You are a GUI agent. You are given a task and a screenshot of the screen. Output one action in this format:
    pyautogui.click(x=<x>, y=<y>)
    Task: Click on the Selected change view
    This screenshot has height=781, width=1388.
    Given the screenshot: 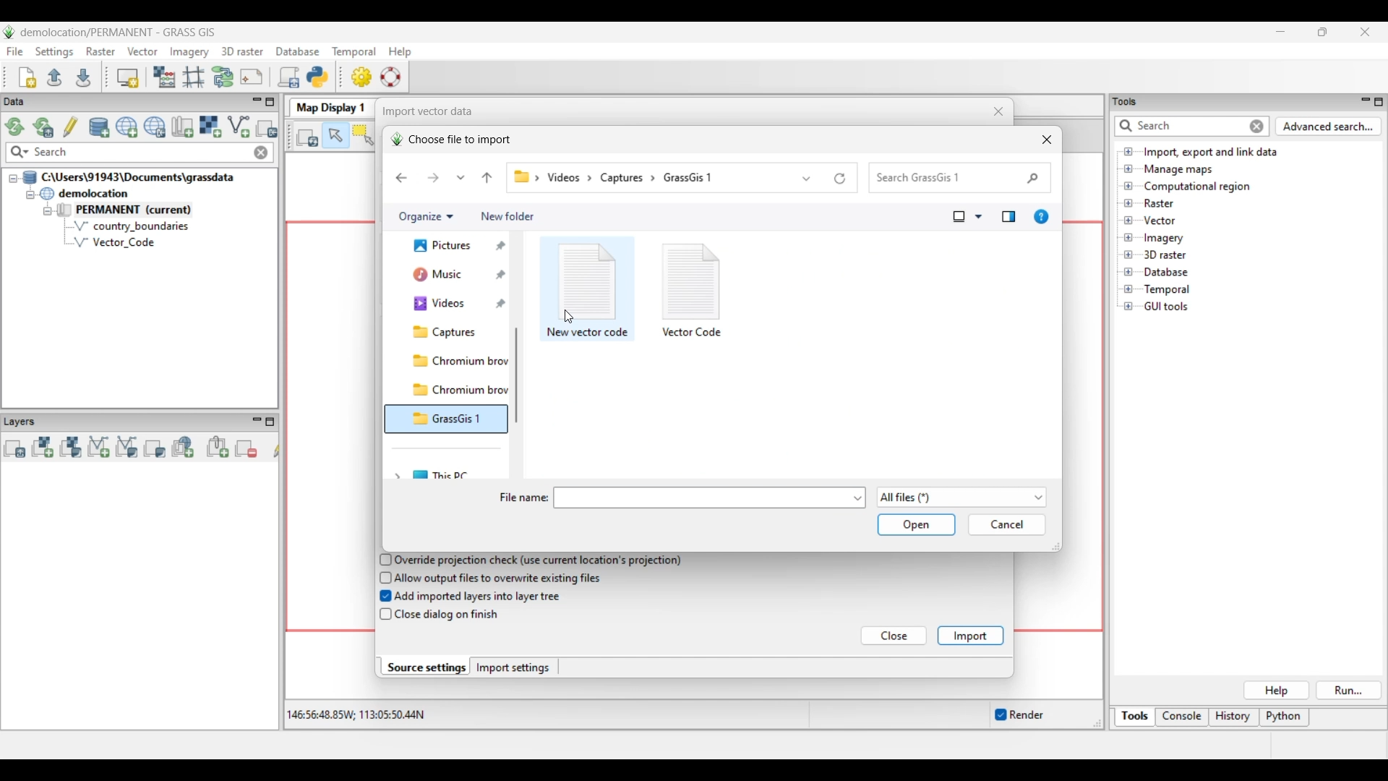 What is the action you would take?
    pyautogui.click(x=959, y=217)
    